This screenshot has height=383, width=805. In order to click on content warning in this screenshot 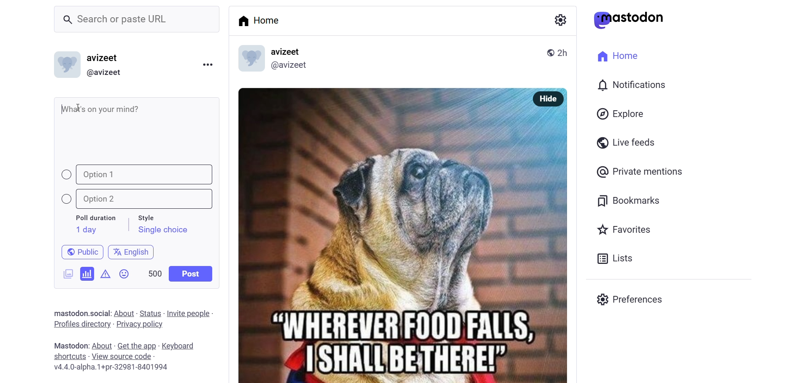, I will do `click(105, 272)`.